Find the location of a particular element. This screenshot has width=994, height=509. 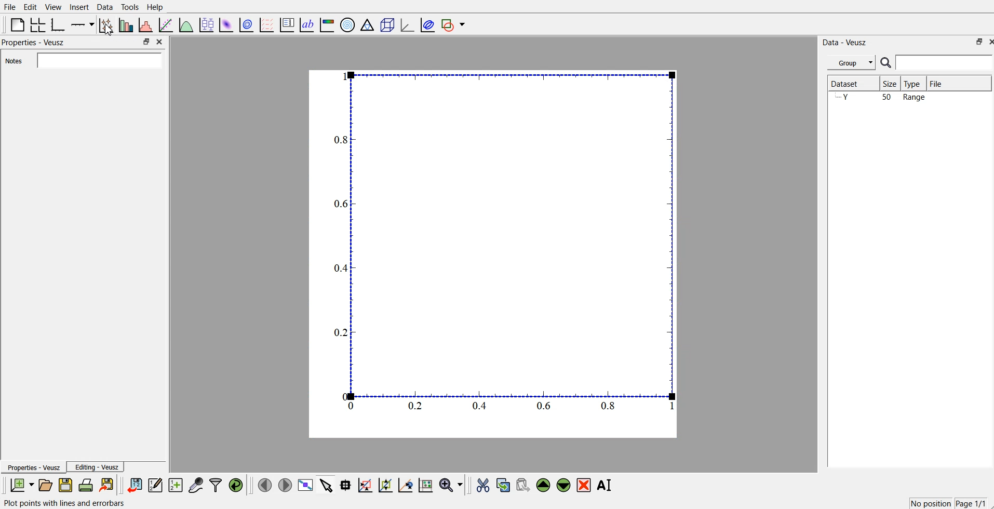

Insert is located at coordinates (79, 7).